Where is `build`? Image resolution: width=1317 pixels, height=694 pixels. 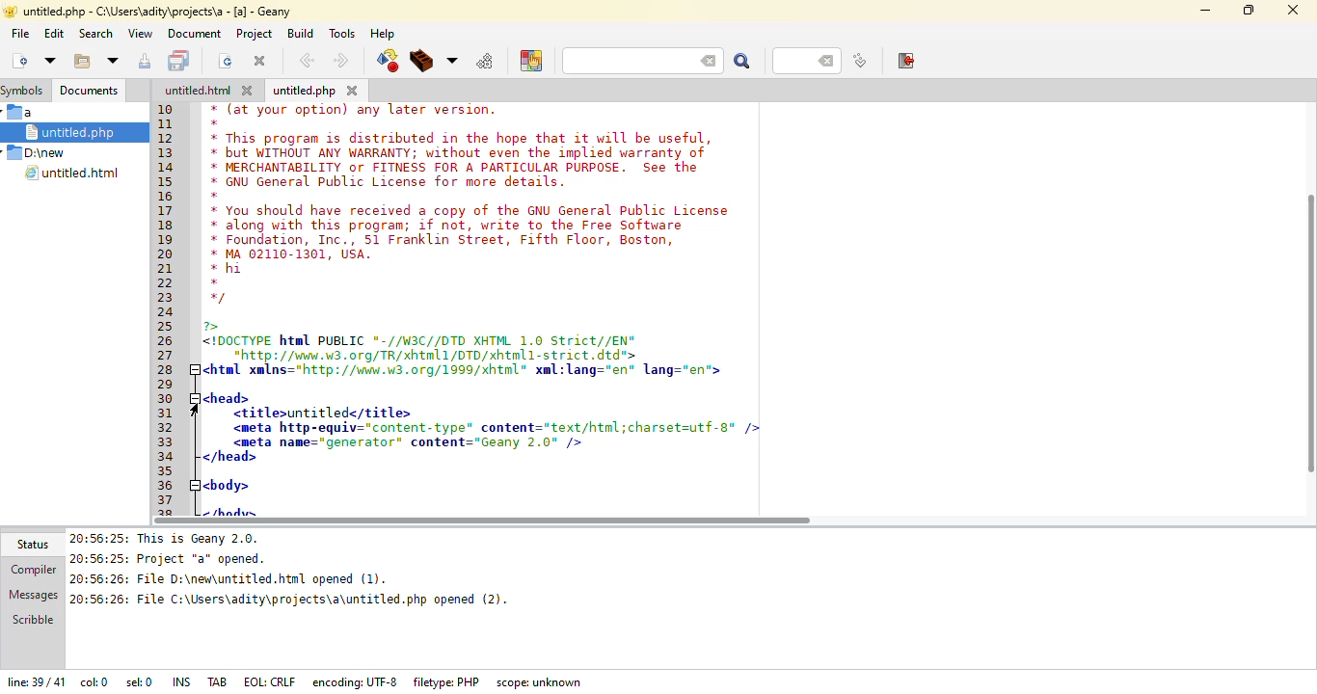 build is located at coordinates (421, 61).